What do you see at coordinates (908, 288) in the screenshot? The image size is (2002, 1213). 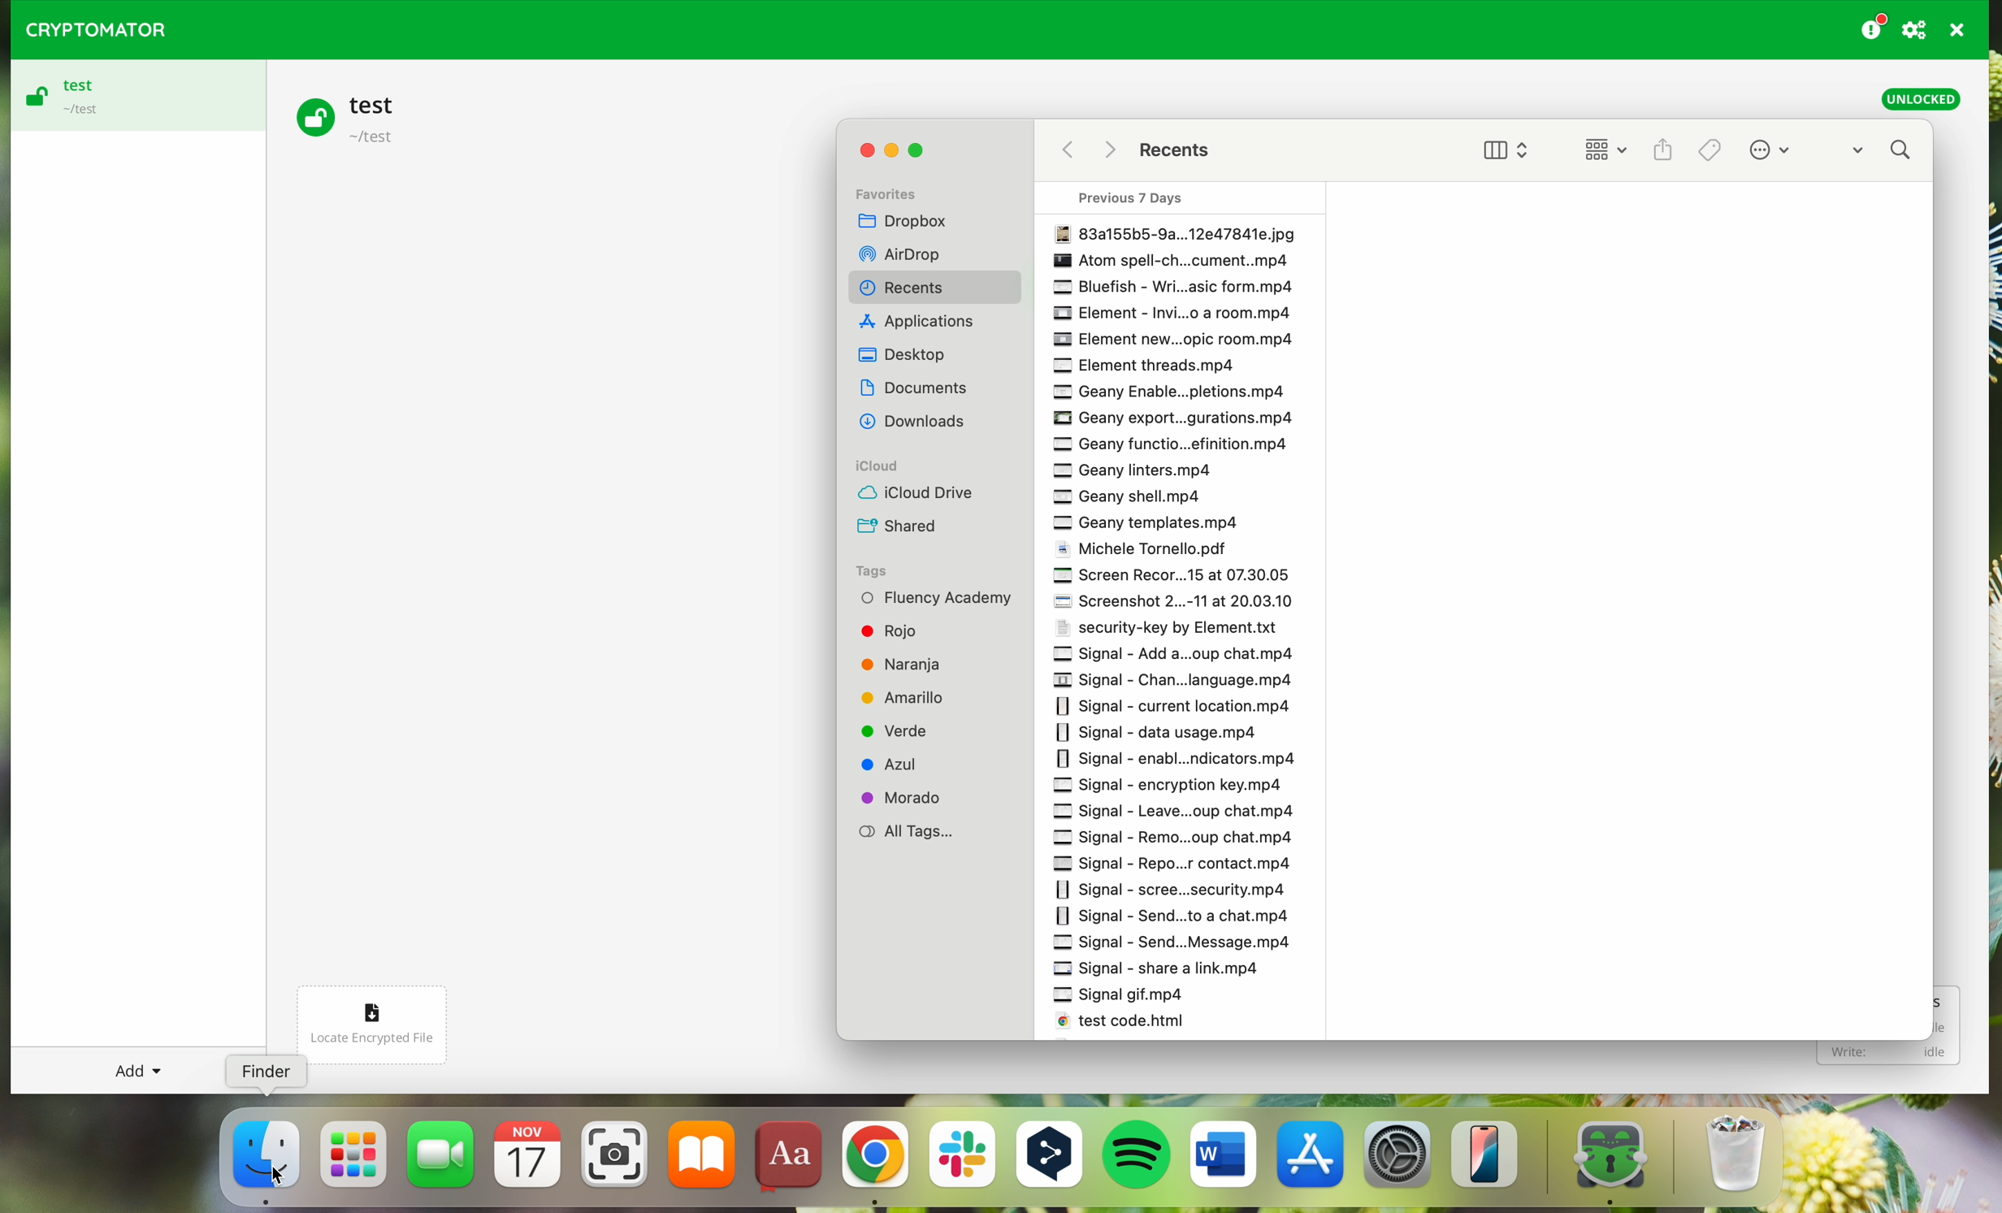 I see `Recents` at bounding box center [908, 288].